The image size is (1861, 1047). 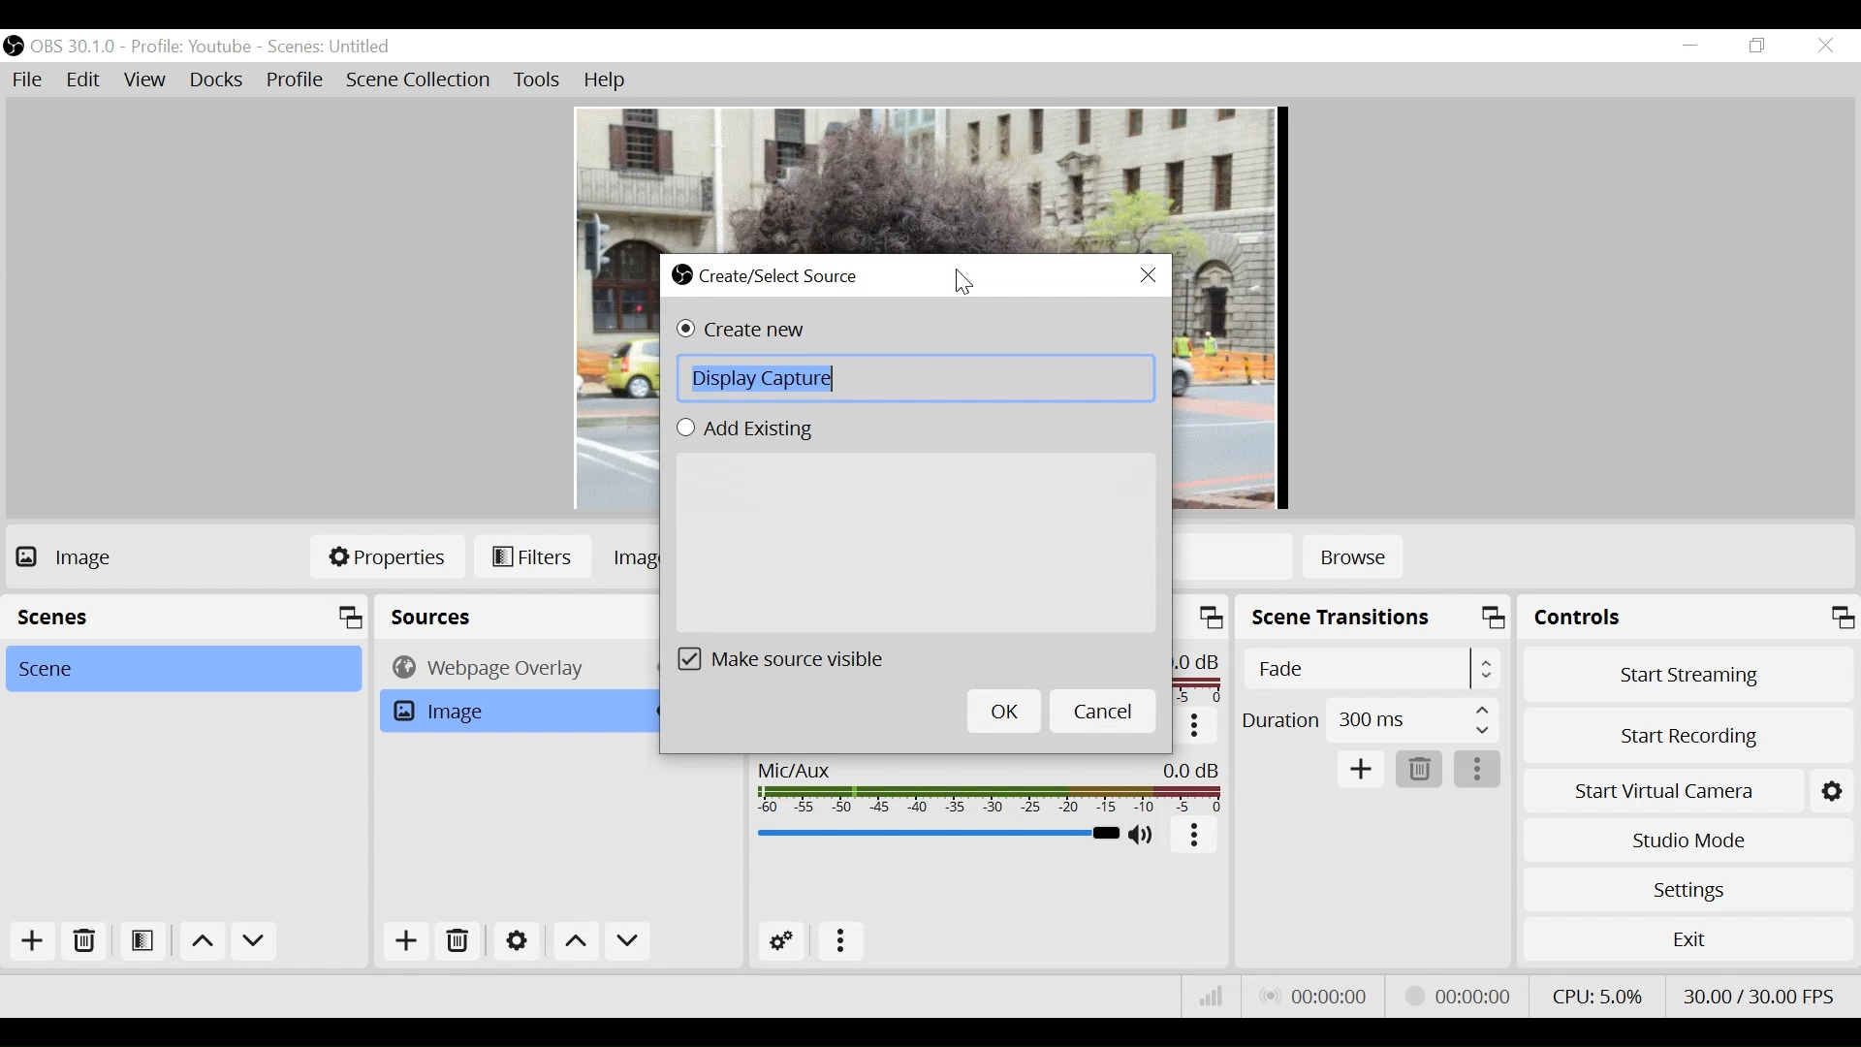 I want to click on Browser, so click(x=510, y=667).